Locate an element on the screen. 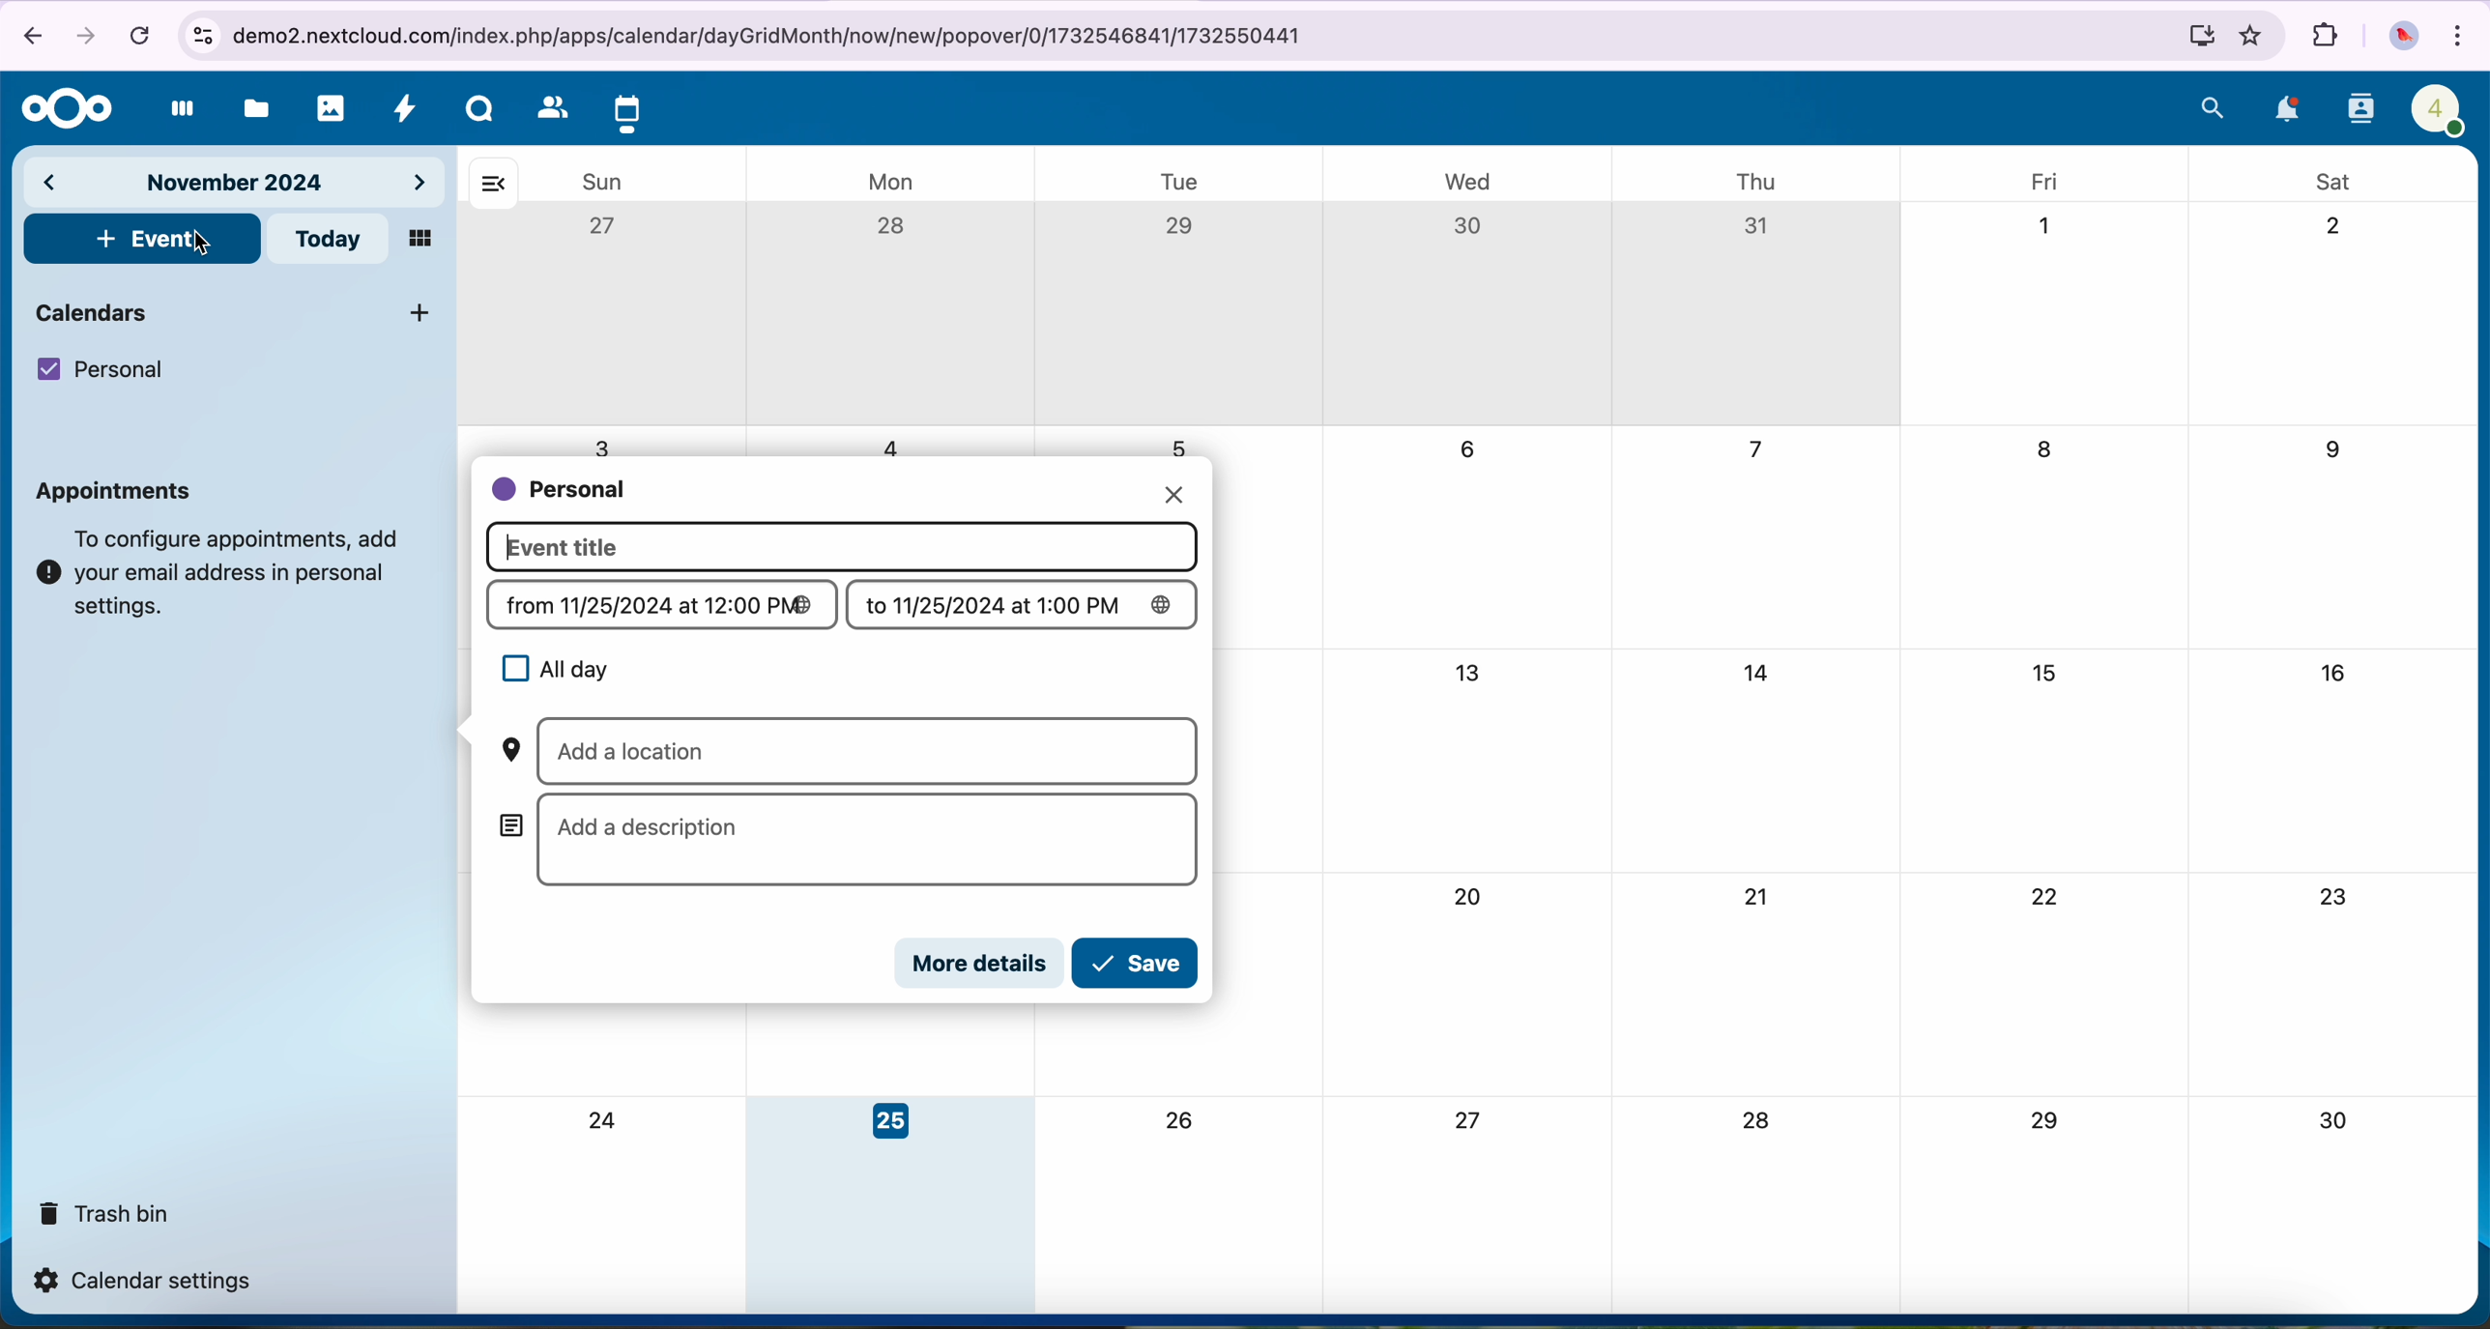  sat is located at coordinates (2340, 182).